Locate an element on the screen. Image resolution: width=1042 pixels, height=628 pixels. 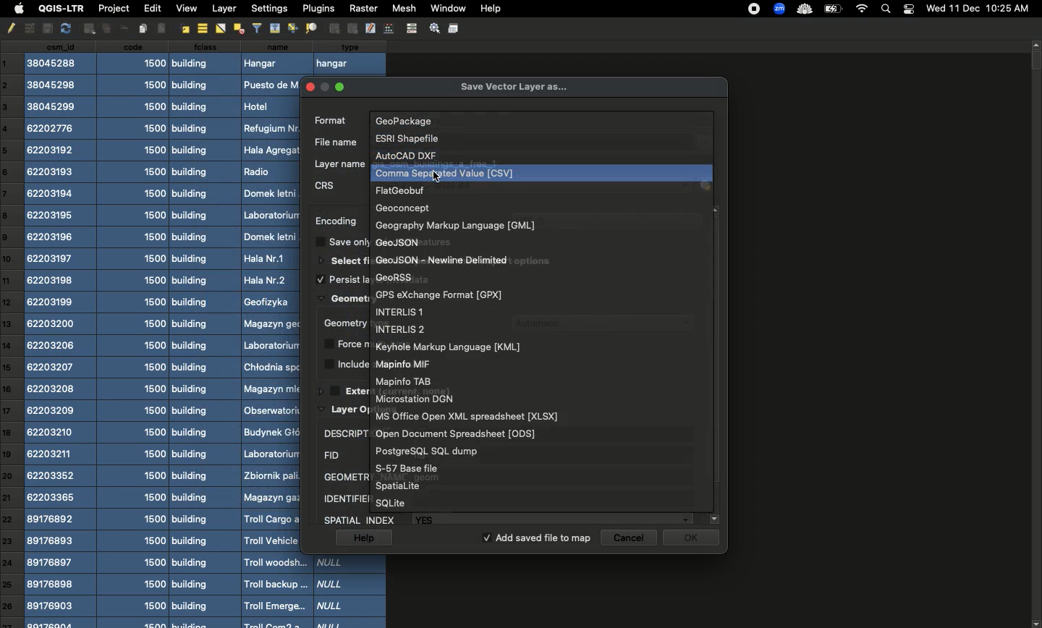
Format is located at coordinates (405, 379).